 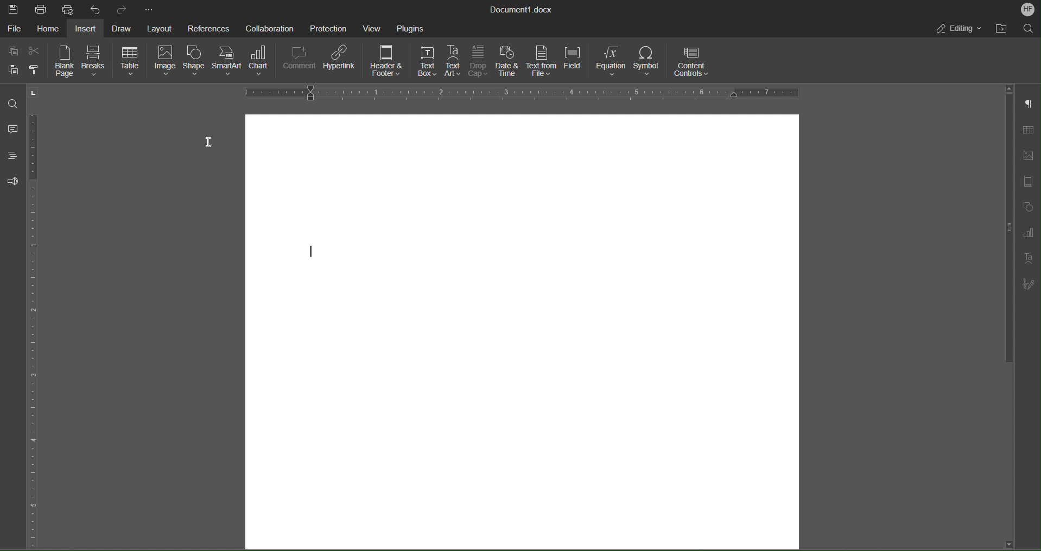 What do you see at coordinates (325, 26) in the screenshot?
I see `Protection` at bounding box center [325, 26].